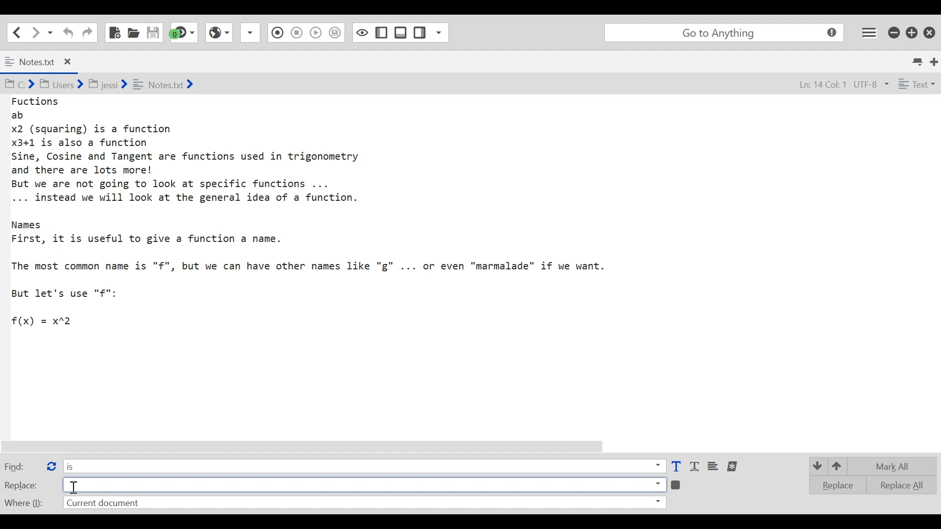  What do you see at coordinates (23, 502) in the screenshot?
I see `Where` at bounding box center [23, 502].